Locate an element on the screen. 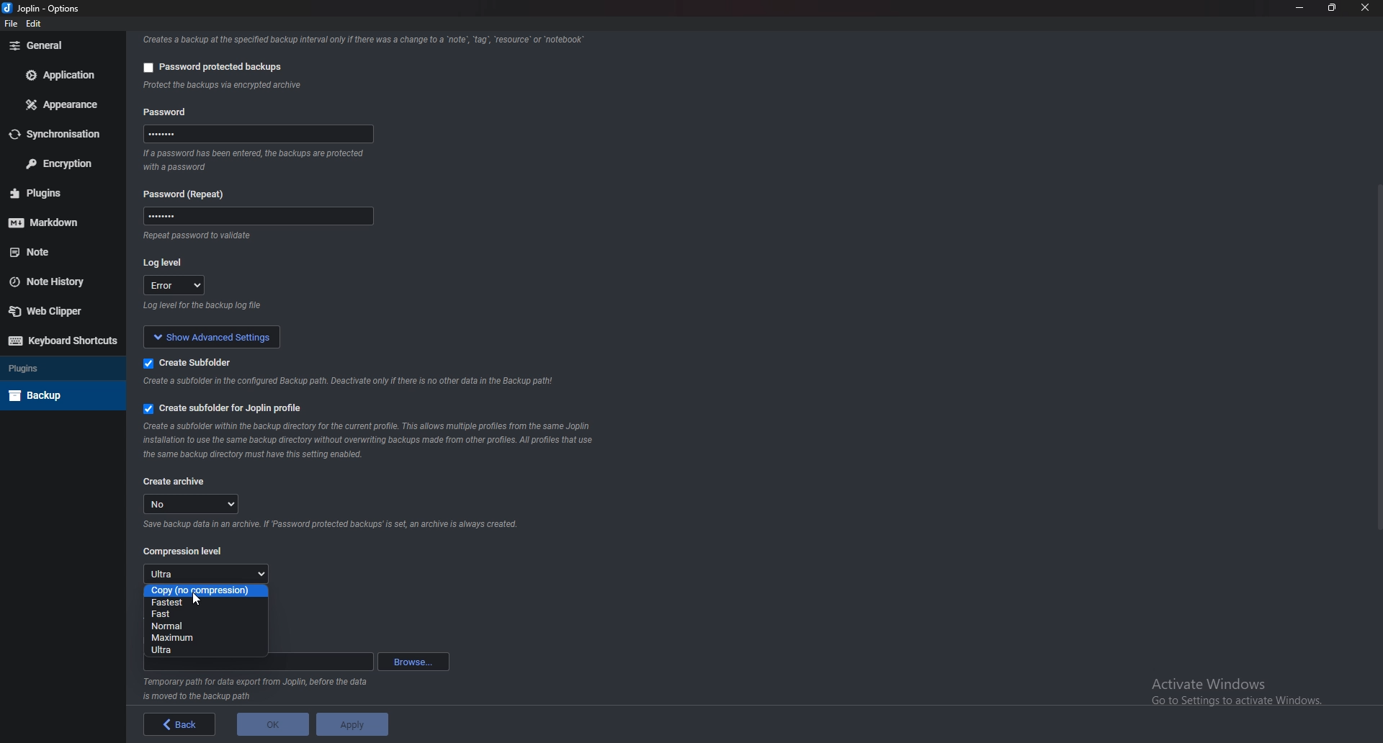  Info is located at coordinates (329, 527).